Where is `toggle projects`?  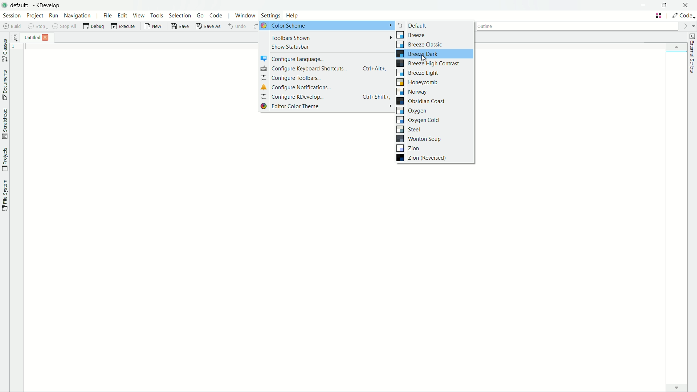 toggle projects is located at coordinates (5, 159).